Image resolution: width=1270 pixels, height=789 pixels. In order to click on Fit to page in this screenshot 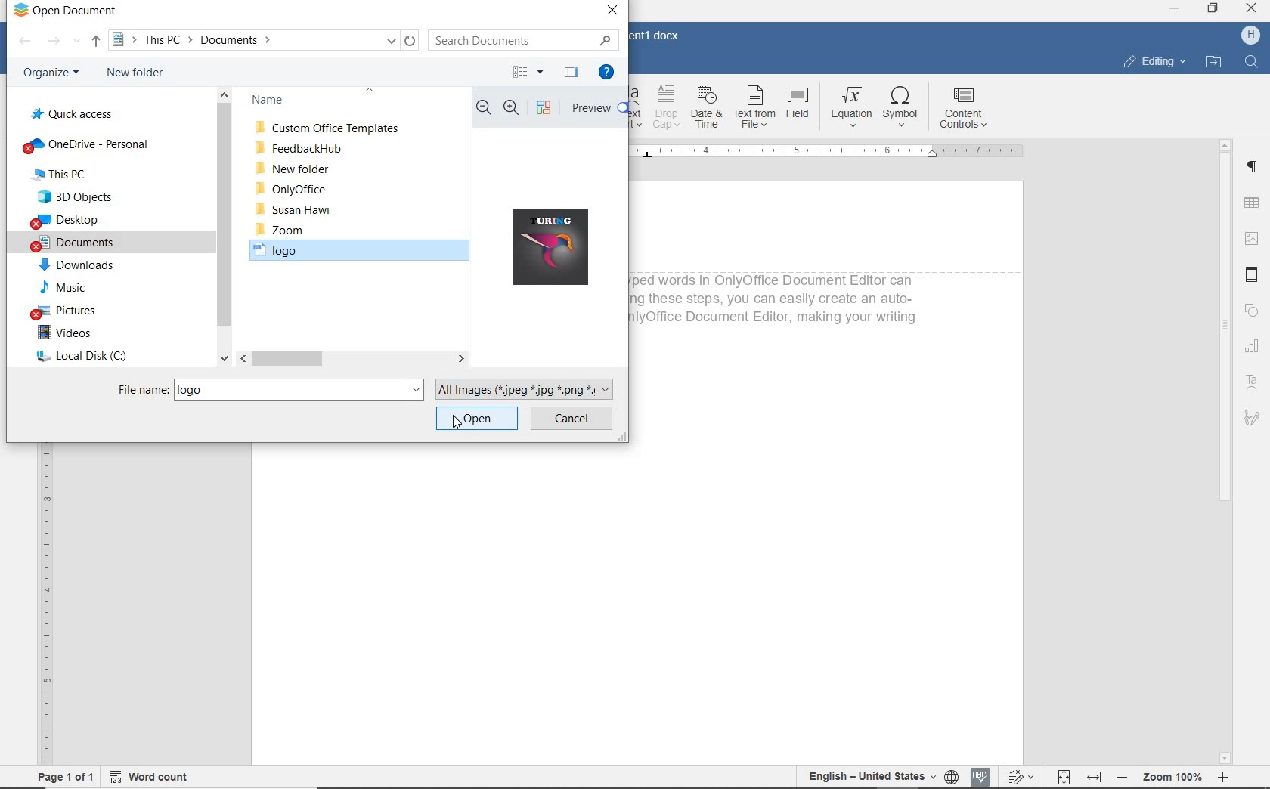, I will do `click(1062, 776)`.